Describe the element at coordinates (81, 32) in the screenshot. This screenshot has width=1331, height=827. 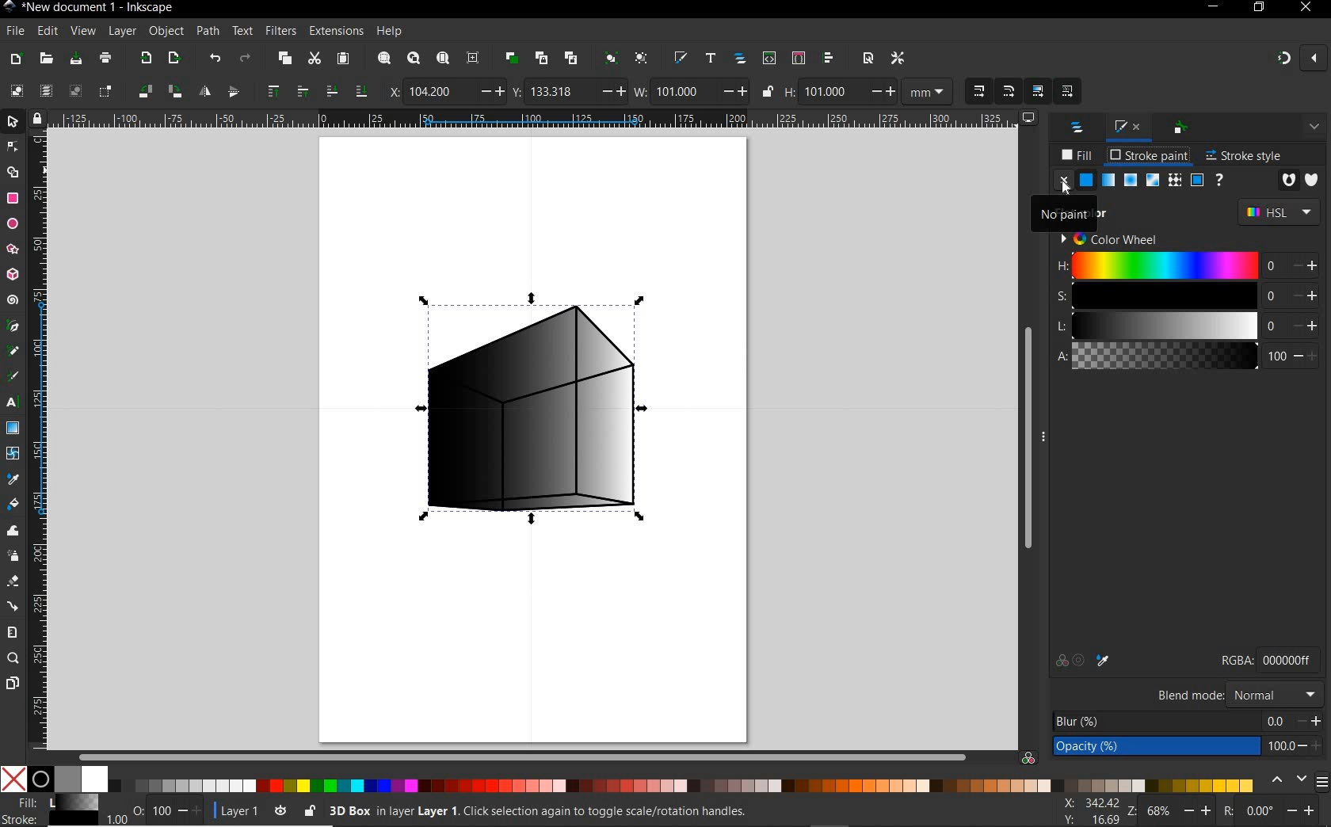
I see `VIEW` at that location.